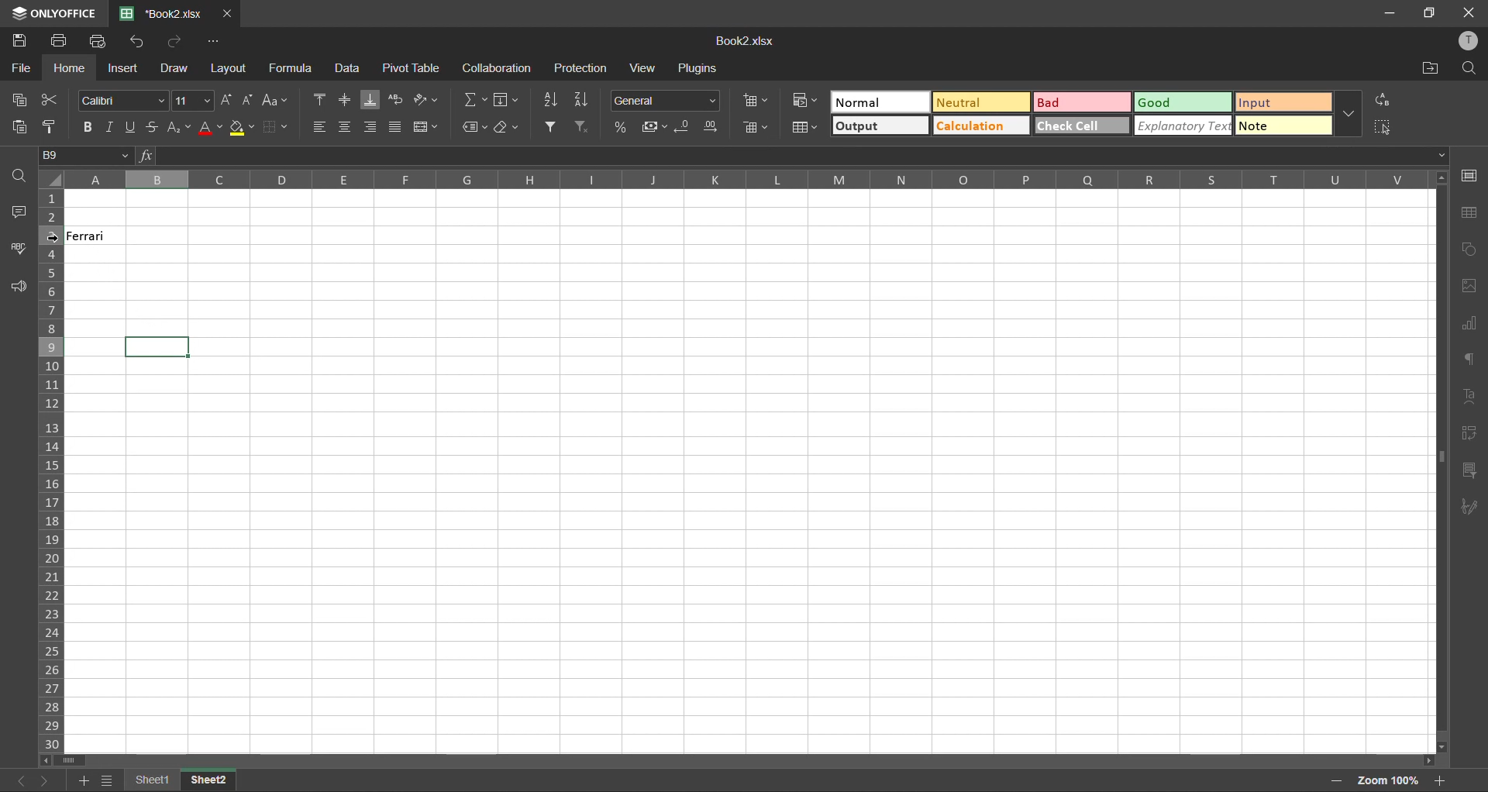 The width and height of the screenshot is (1488, 792). Describe the element at coordinates (1388, 780) in the screenshot. I see `zoom 100%` at that location.